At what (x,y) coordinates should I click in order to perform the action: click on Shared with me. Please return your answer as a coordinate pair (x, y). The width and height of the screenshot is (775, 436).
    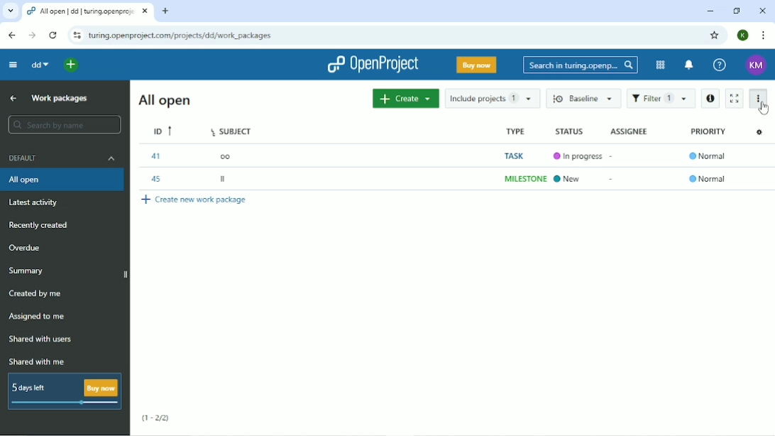
    Looking at the image, I should click on (38, 361).